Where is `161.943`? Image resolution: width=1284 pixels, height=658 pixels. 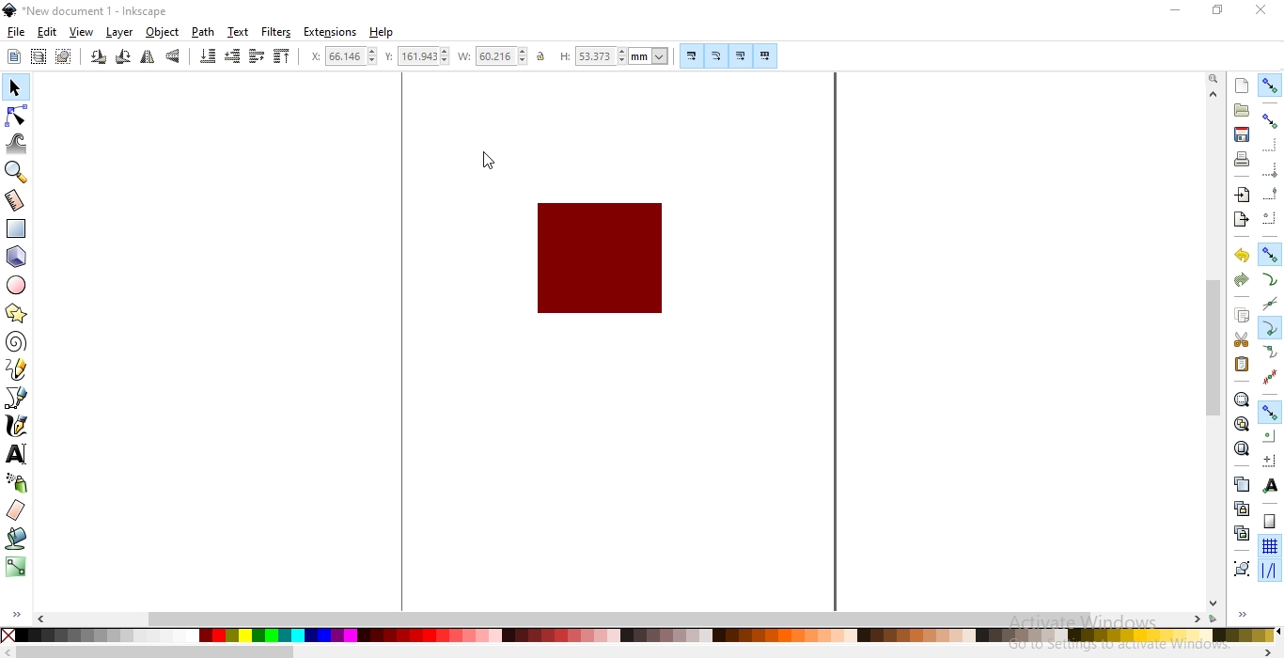
161.943 is located at coordinates (425, 56).